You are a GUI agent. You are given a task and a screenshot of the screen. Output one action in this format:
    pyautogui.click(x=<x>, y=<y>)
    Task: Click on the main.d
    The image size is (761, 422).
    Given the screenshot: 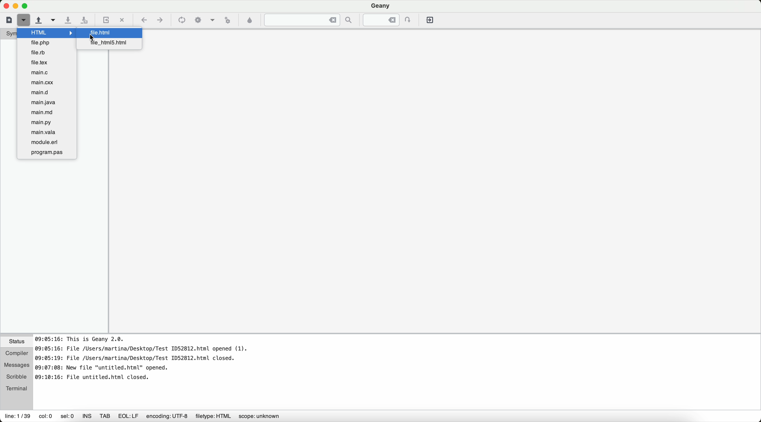 What is the action you would take?
    pyautogui.click(x=47, y=93)
    